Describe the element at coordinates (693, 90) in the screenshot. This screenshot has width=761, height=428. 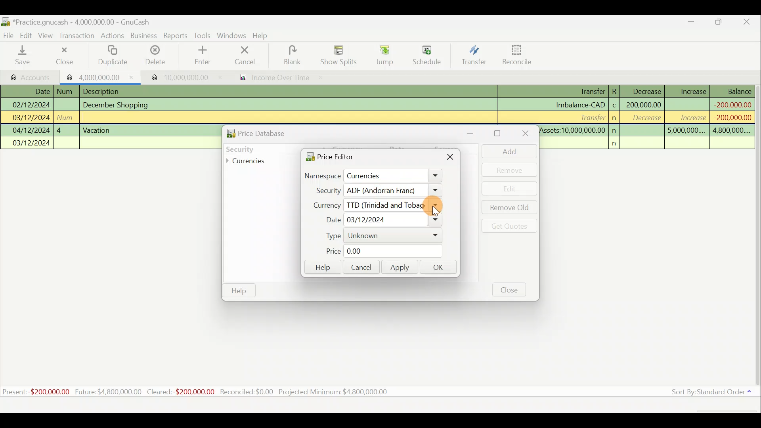
I see `Increase` at that location.